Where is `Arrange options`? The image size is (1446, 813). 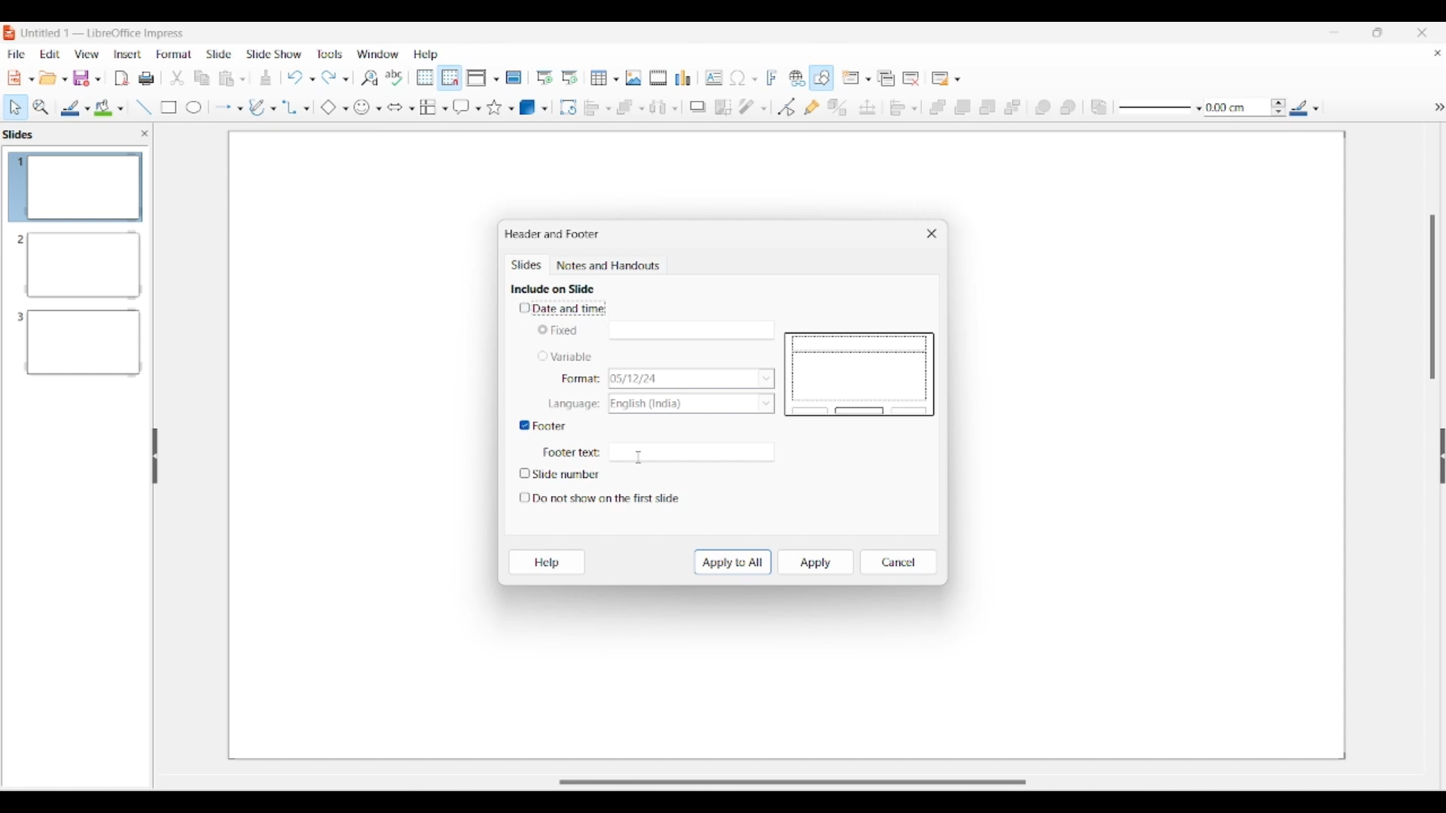
Arrange options is located at coordinates (630, 108).